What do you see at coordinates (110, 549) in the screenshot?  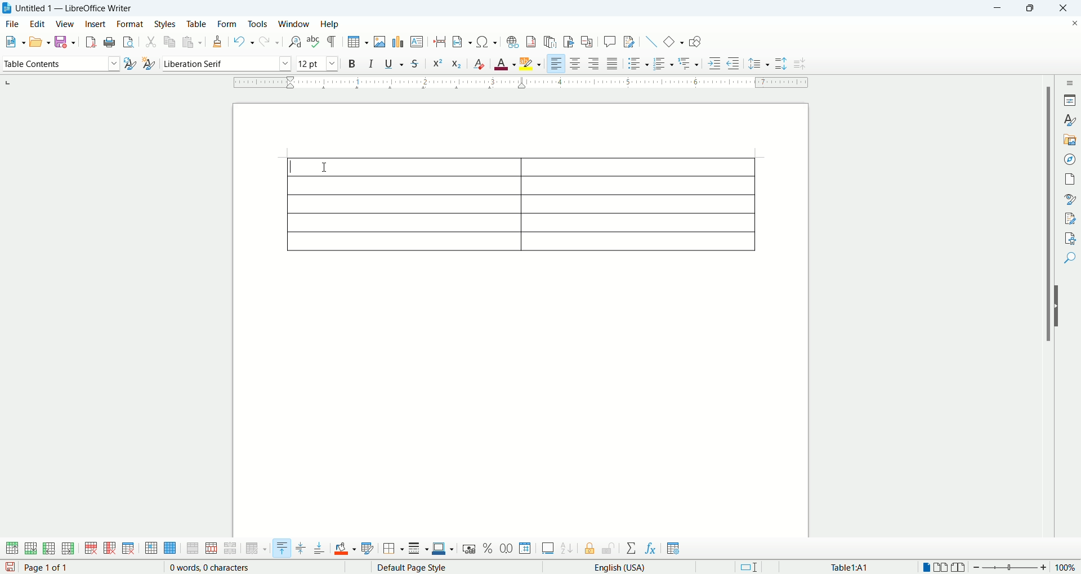 I see `delete selected column` at bounding box center [110, 549].